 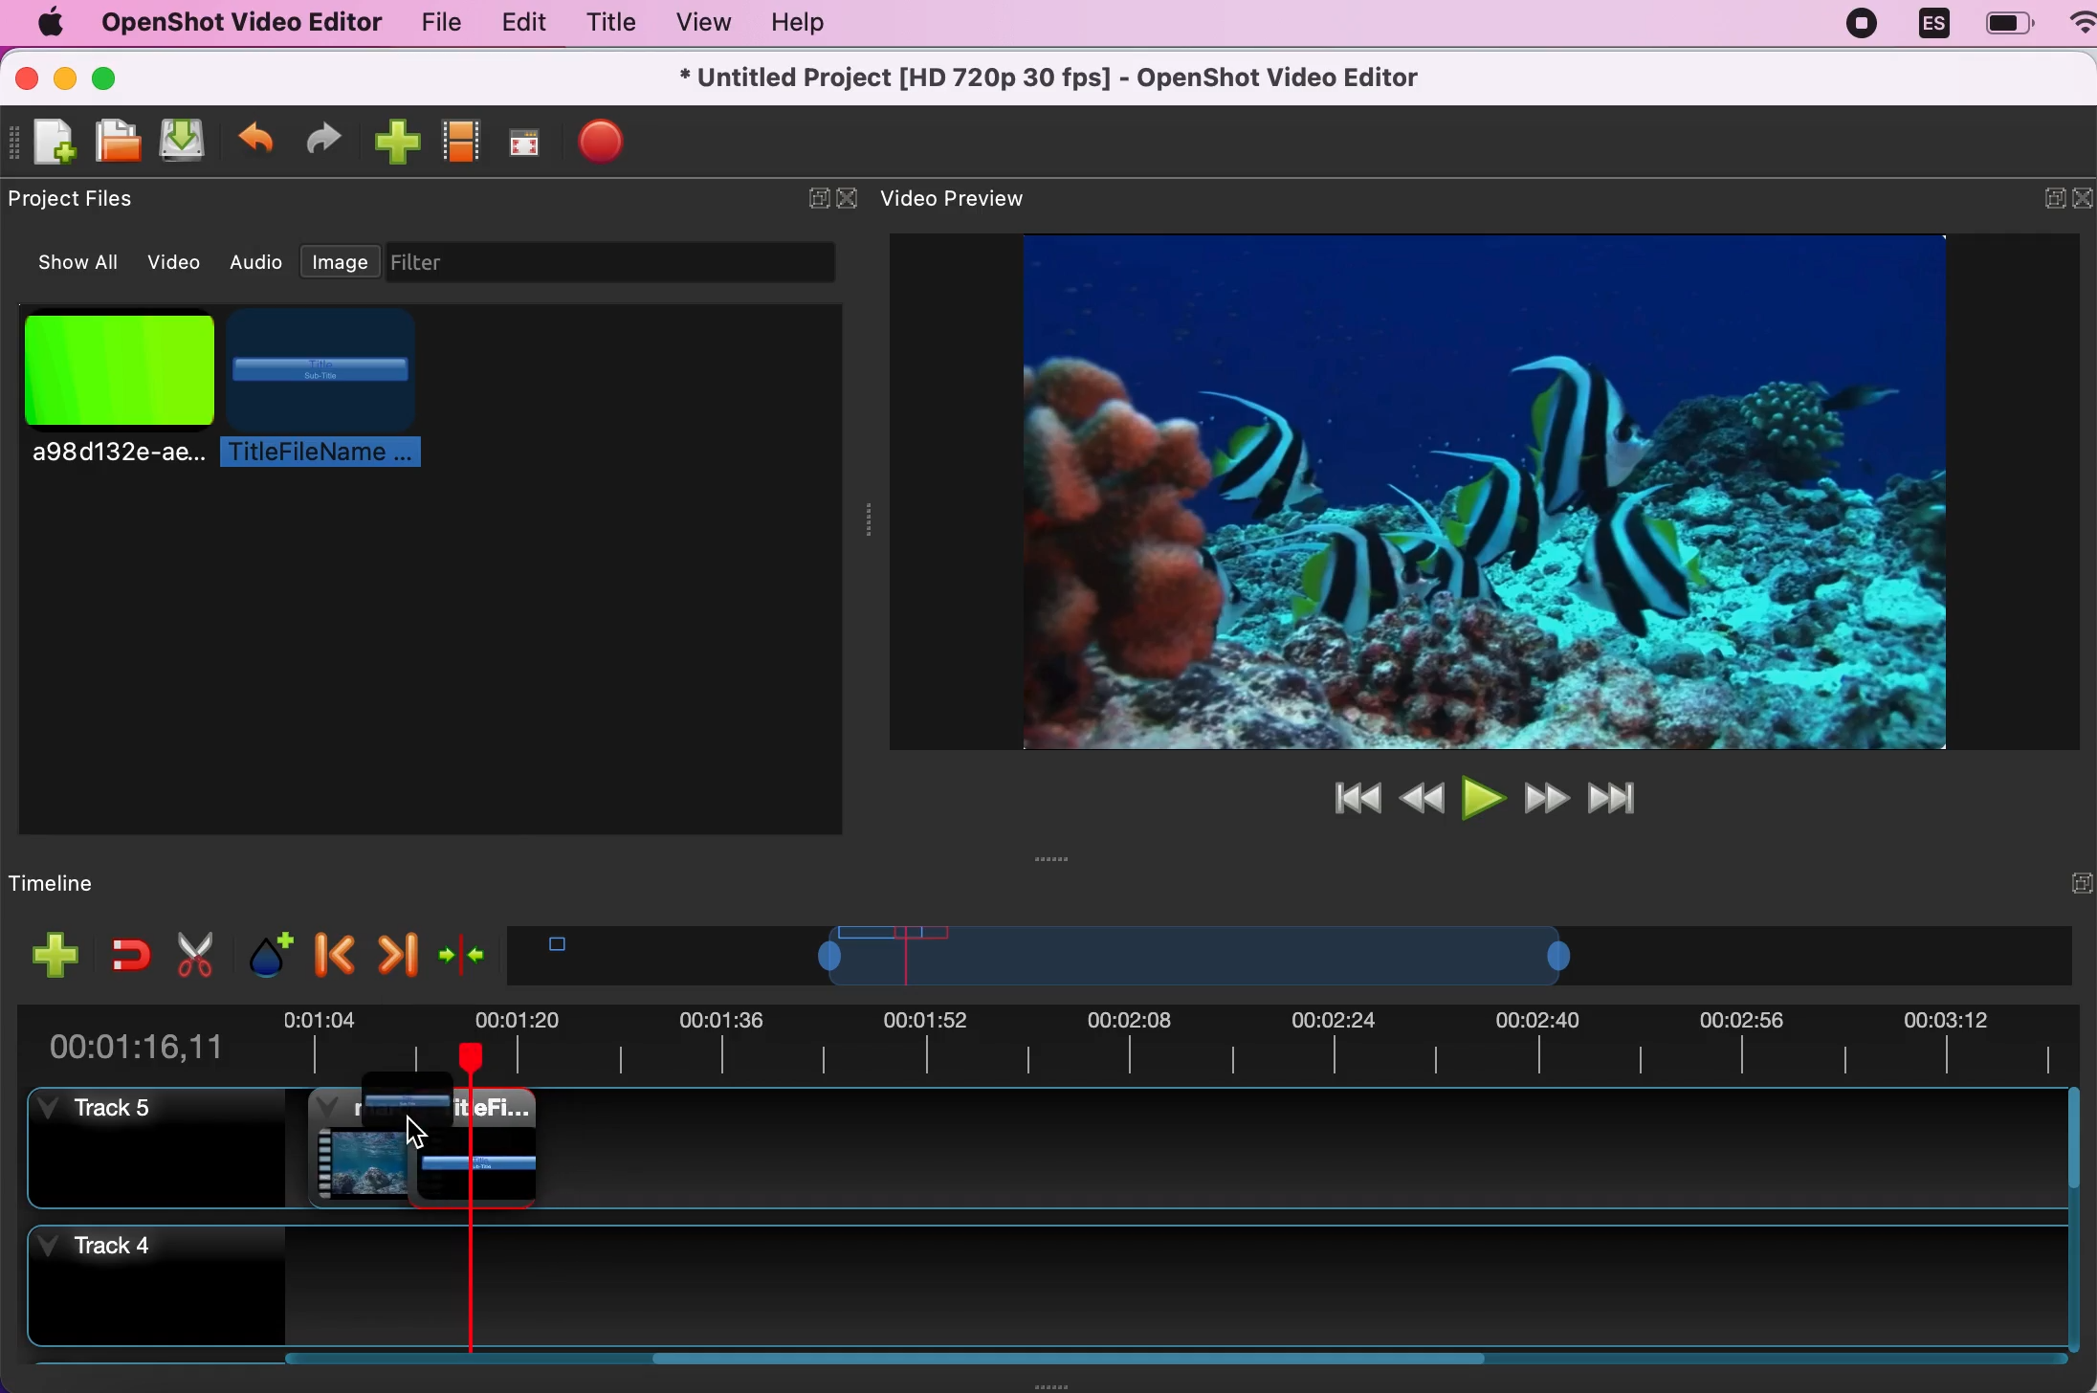 What do you see at coordinates (1481, 795) in the screenshot?
I see `play` at bounding box center [1481, 795].